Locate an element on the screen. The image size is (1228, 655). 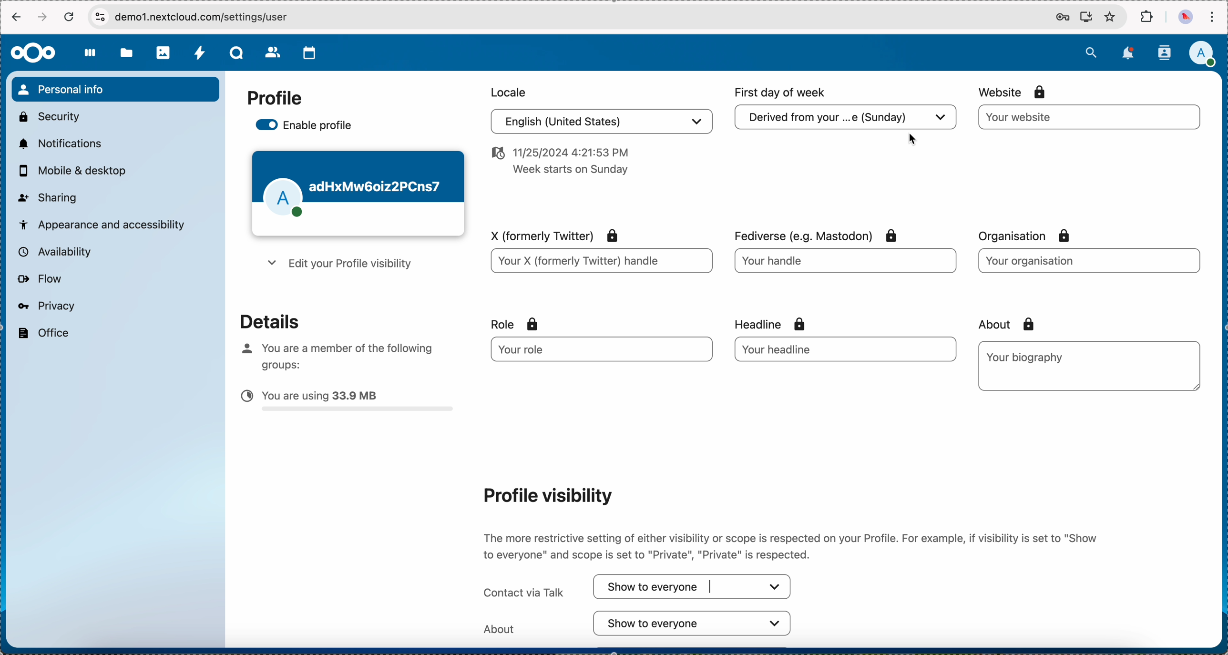
profile picture is located at coordinates (1184, 18).